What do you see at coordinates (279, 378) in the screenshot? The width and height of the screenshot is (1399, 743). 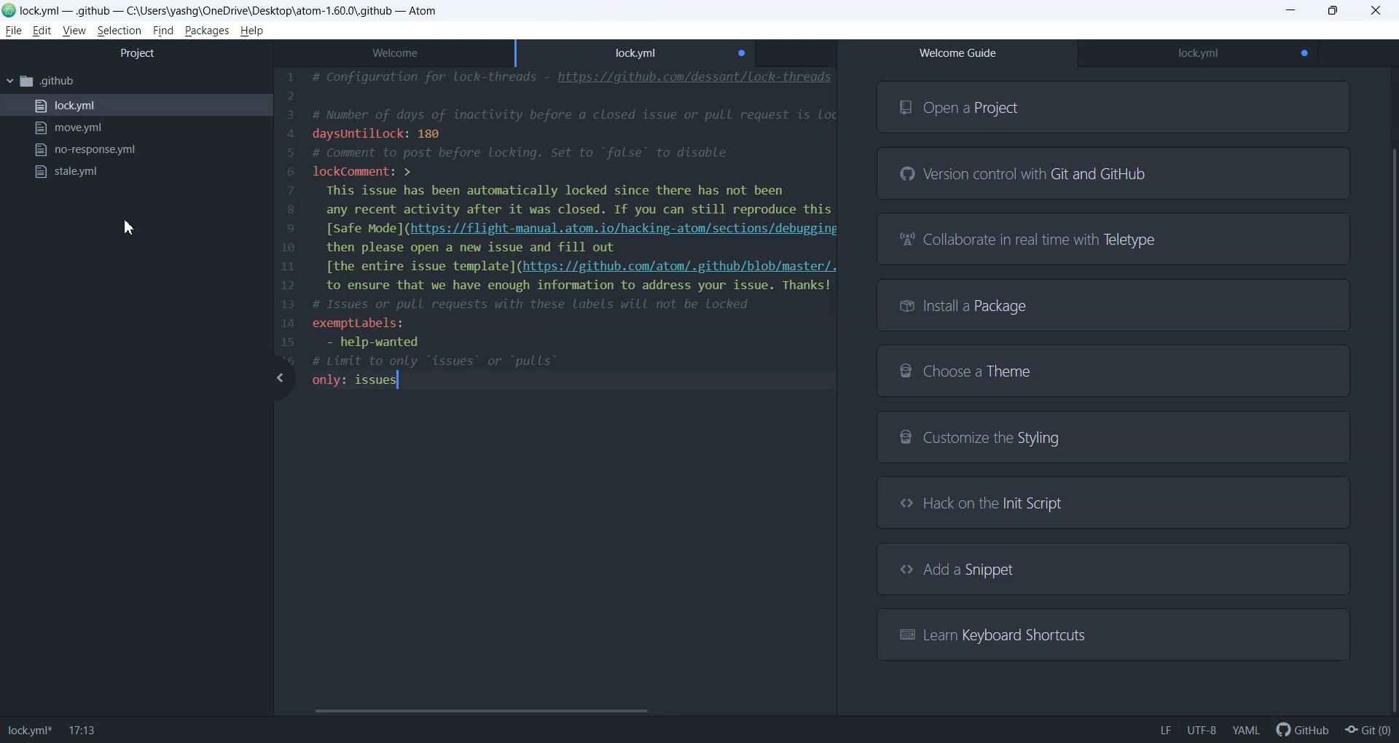 I see `Vertical drag handle` at bounding box center [279, 378].